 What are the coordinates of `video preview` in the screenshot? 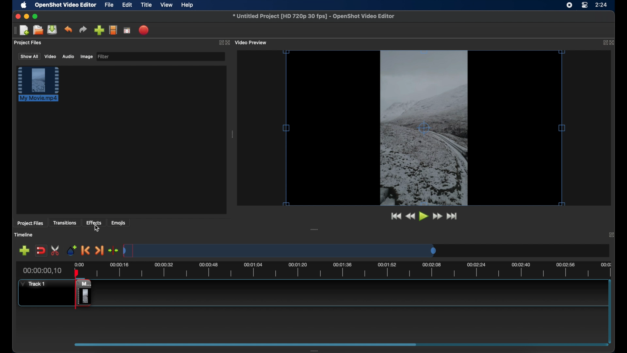 It's located at (424, 128).